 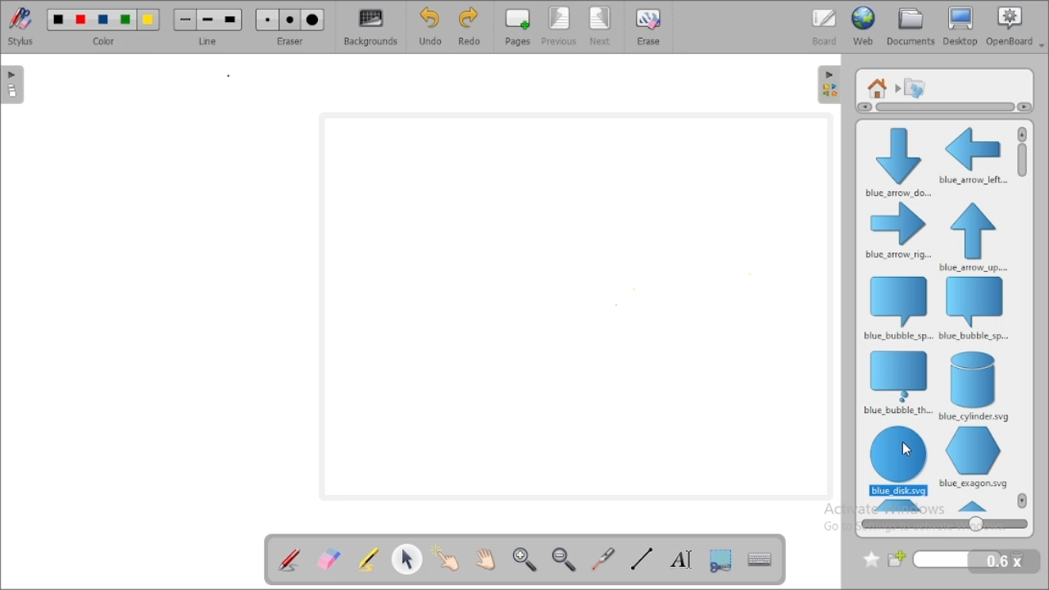 What do you see at coordinates (486, 557) in the screenshot?
I see `scroll page` at bounding box center [486, 557].